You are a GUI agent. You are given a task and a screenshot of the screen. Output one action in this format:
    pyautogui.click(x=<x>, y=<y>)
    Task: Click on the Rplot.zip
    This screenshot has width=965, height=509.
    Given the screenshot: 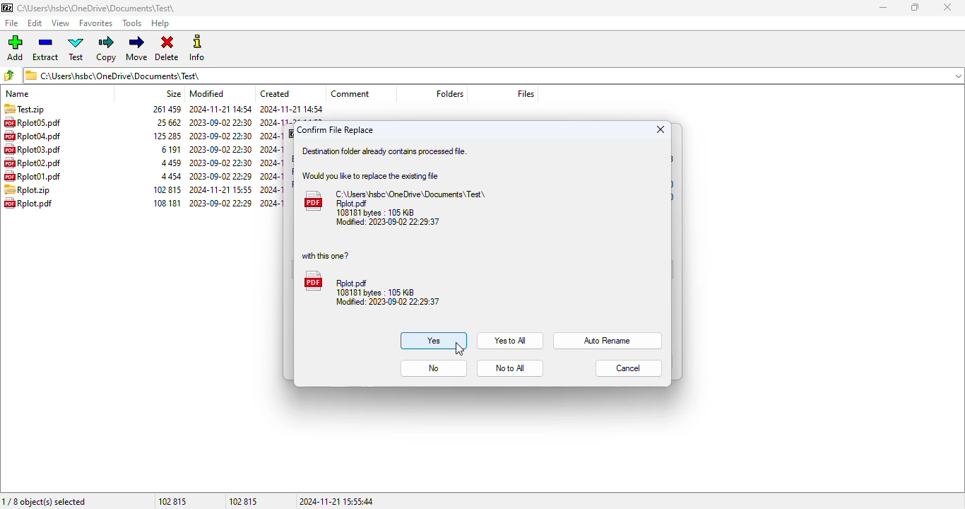 What is the action you would take?
    pyautogui.click(x=42, y=191)
    